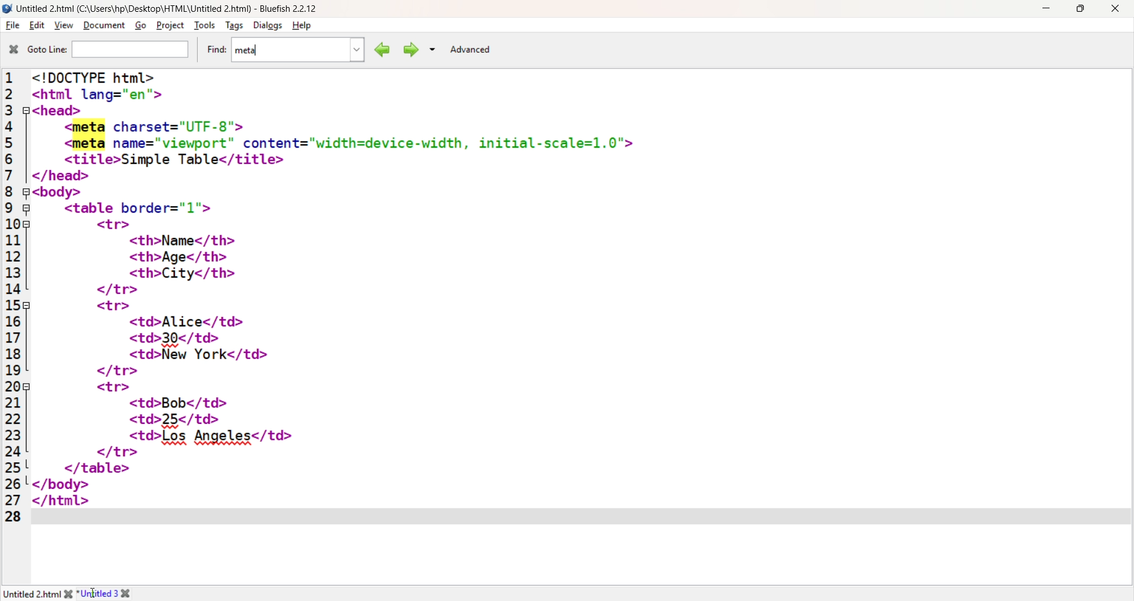  I want to click on Untitled 2.htm, so click(30, 594).